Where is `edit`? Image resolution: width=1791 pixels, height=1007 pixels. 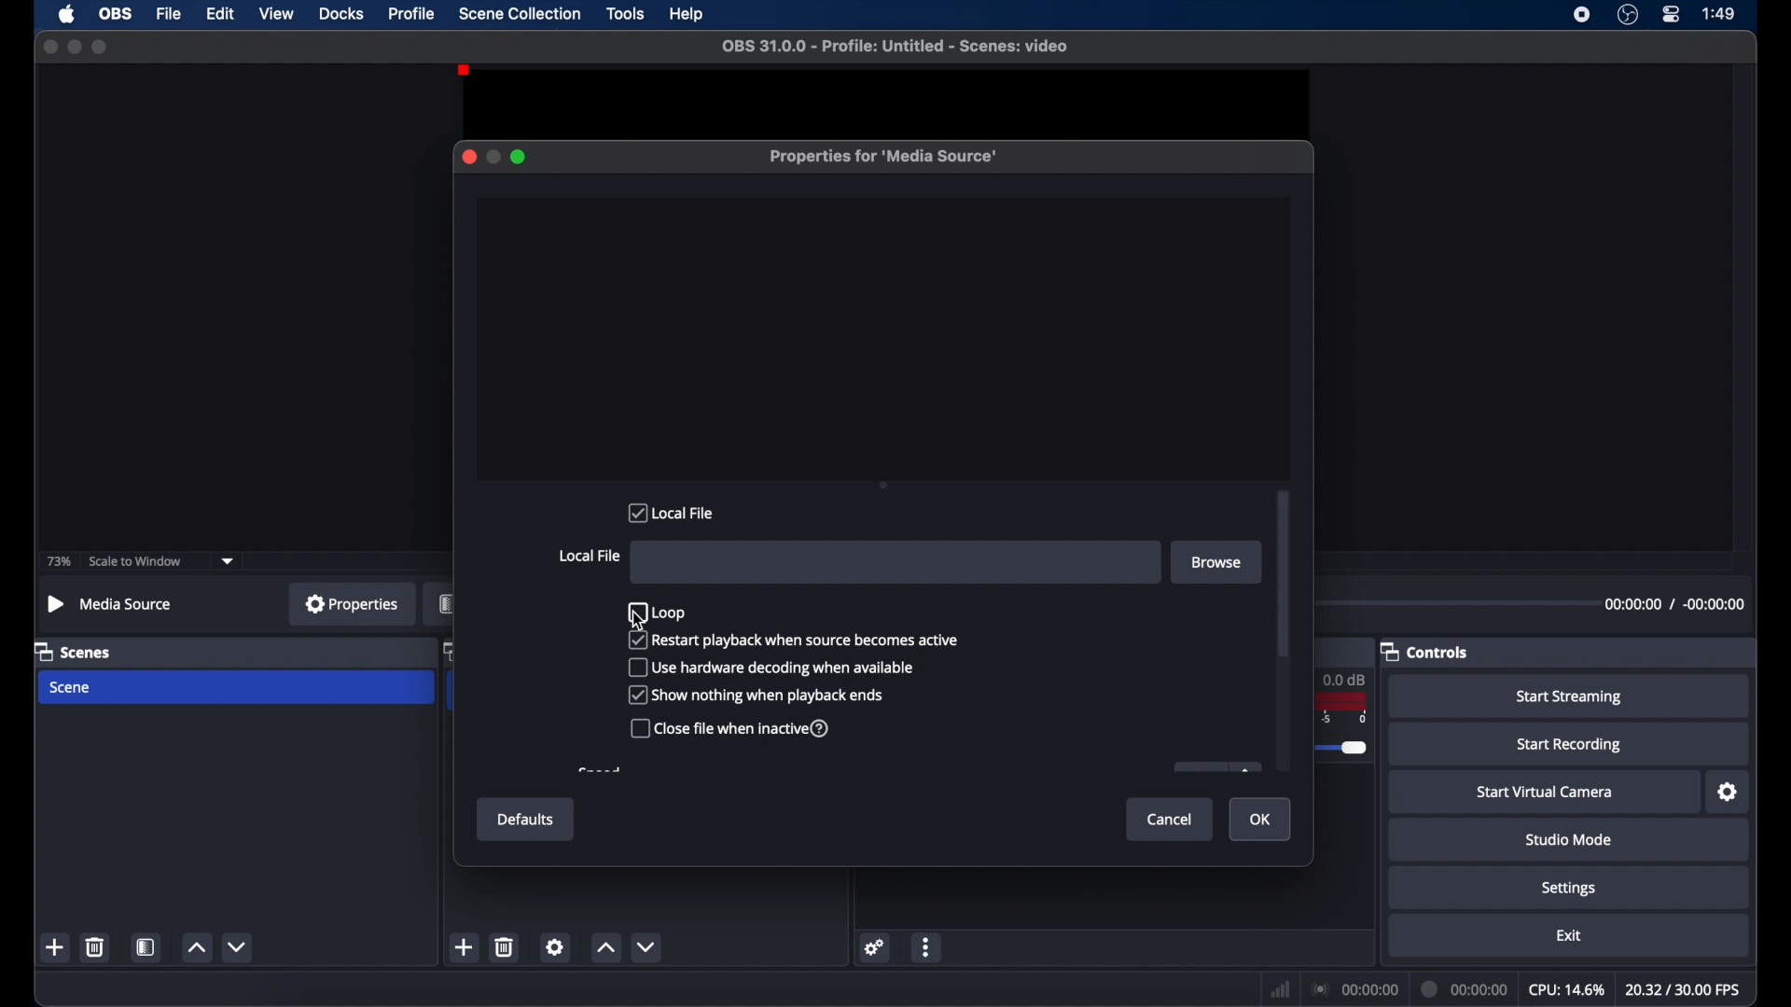 edit is located at coordinates (219, 14).